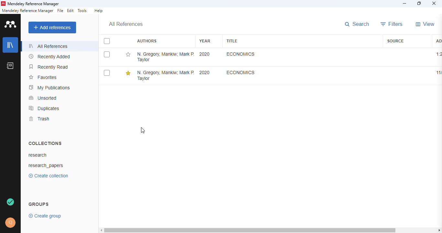 This screenshot has width=442, height=233. Describe the element at coordinates (10, 24) in the screenshot. I see `logo` at that location.